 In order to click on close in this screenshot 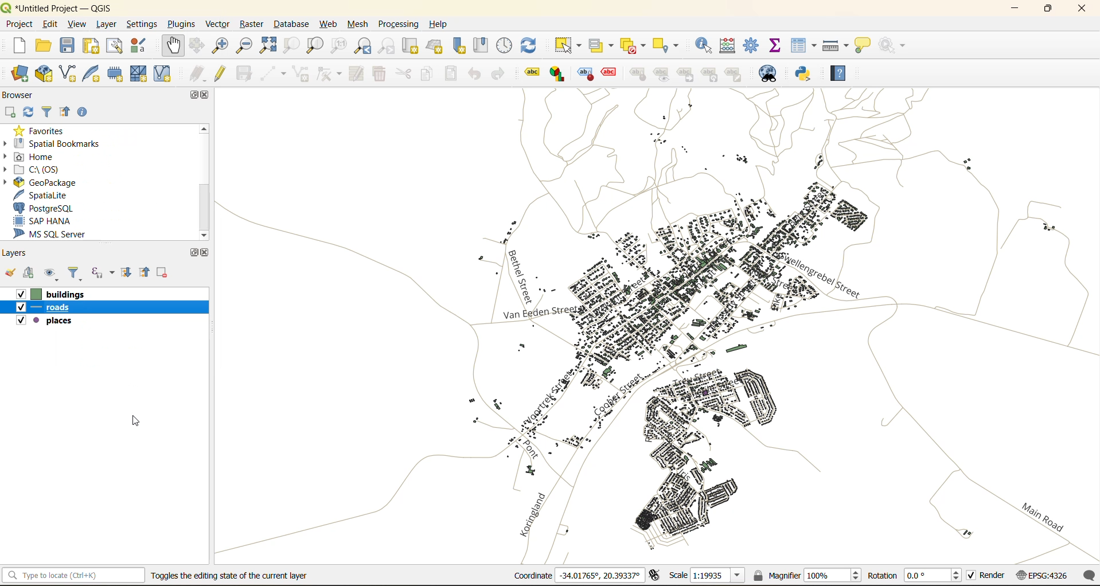, I will do `click(206, 253)`.